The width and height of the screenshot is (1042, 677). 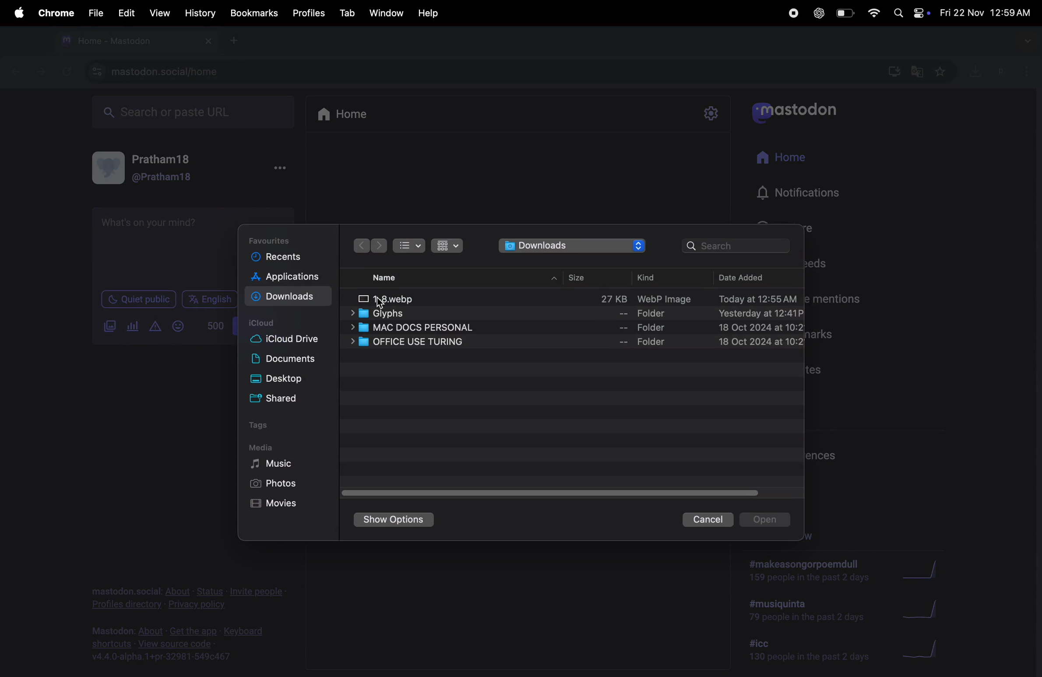 What do you see at coordinates (17, 73) in the screenshot?
I see `previous tab` at bounding box center [17, 73].